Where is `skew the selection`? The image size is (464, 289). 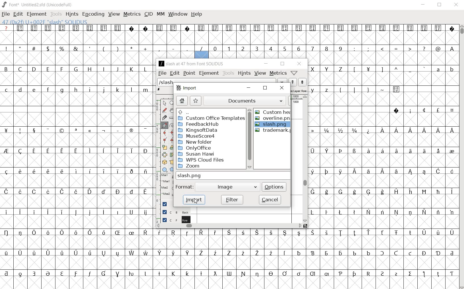
skew the selection is located at coordinates (172, 155).